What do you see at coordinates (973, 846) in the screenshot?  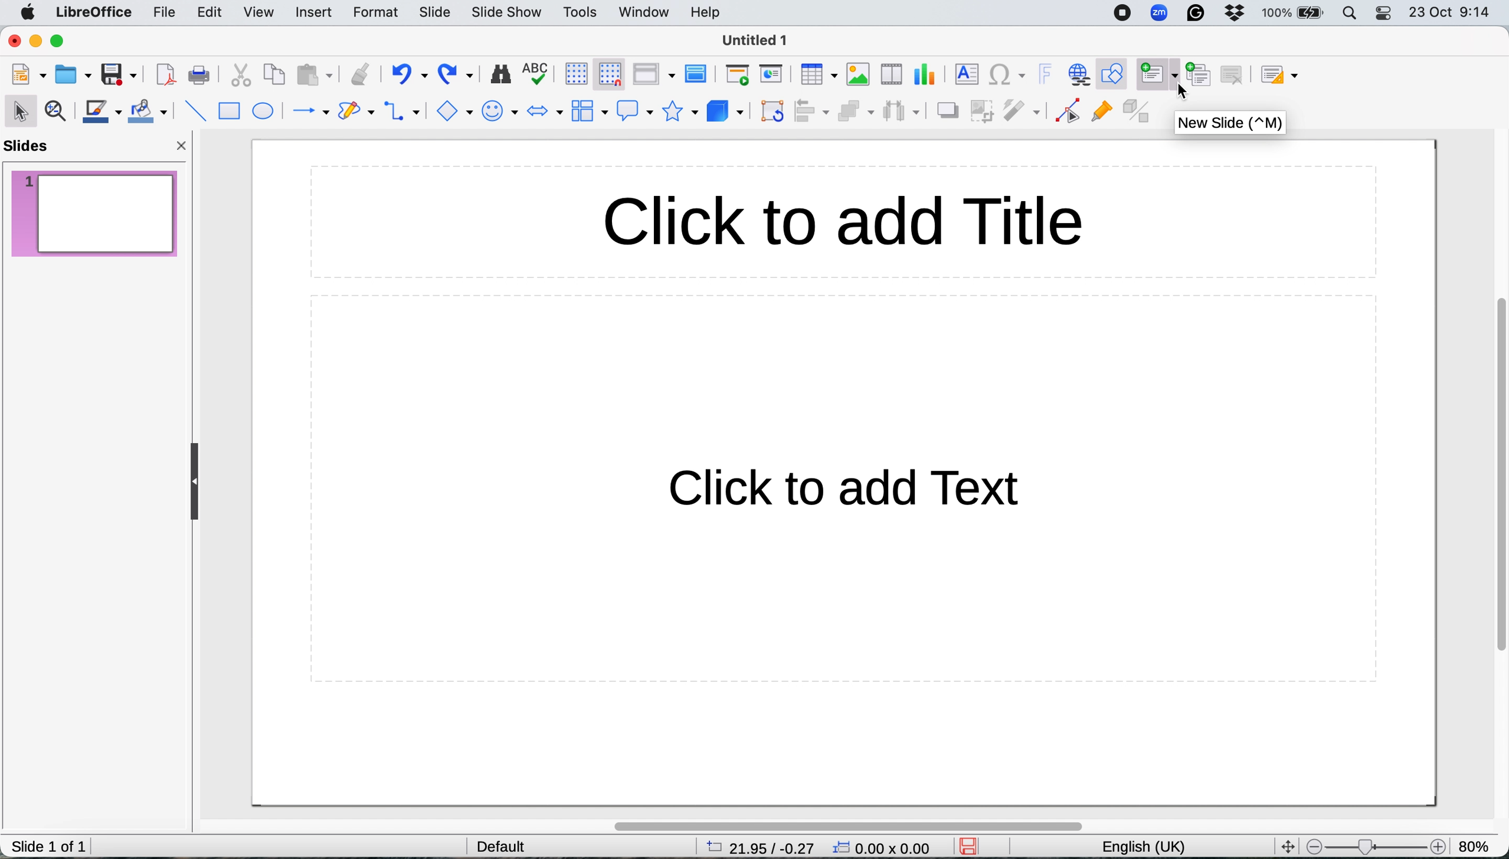 I see `save` at bounding box center [973, 846].